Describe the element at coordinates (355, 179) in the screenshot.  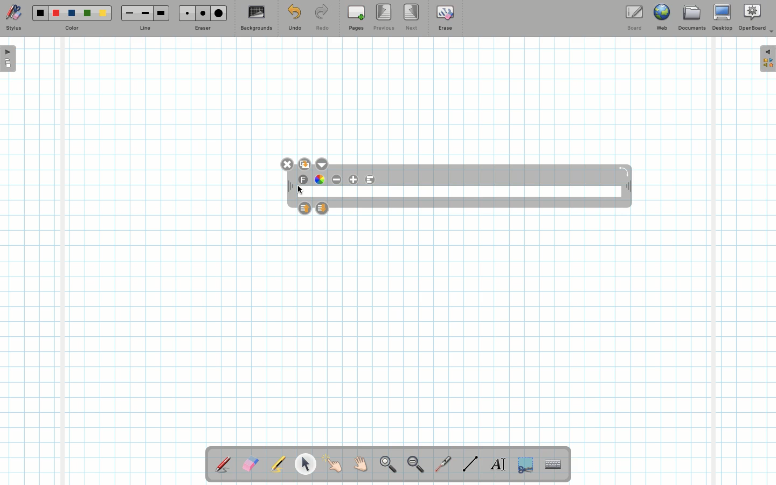
I see `Increase font size` at that location.